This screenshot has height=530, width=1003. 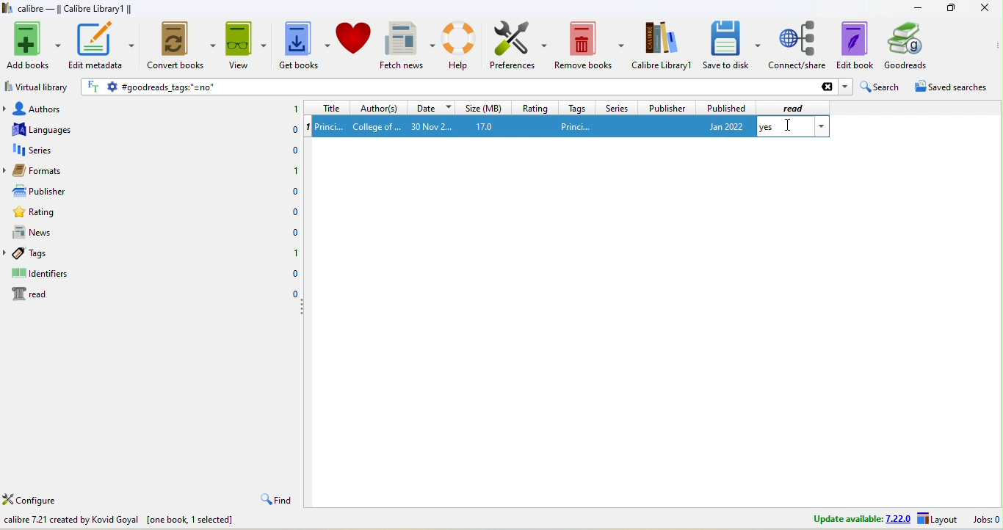 What do you see at coordinates (983, 8) in the screenshot?
I see `close` at bounding box center [983, 8].